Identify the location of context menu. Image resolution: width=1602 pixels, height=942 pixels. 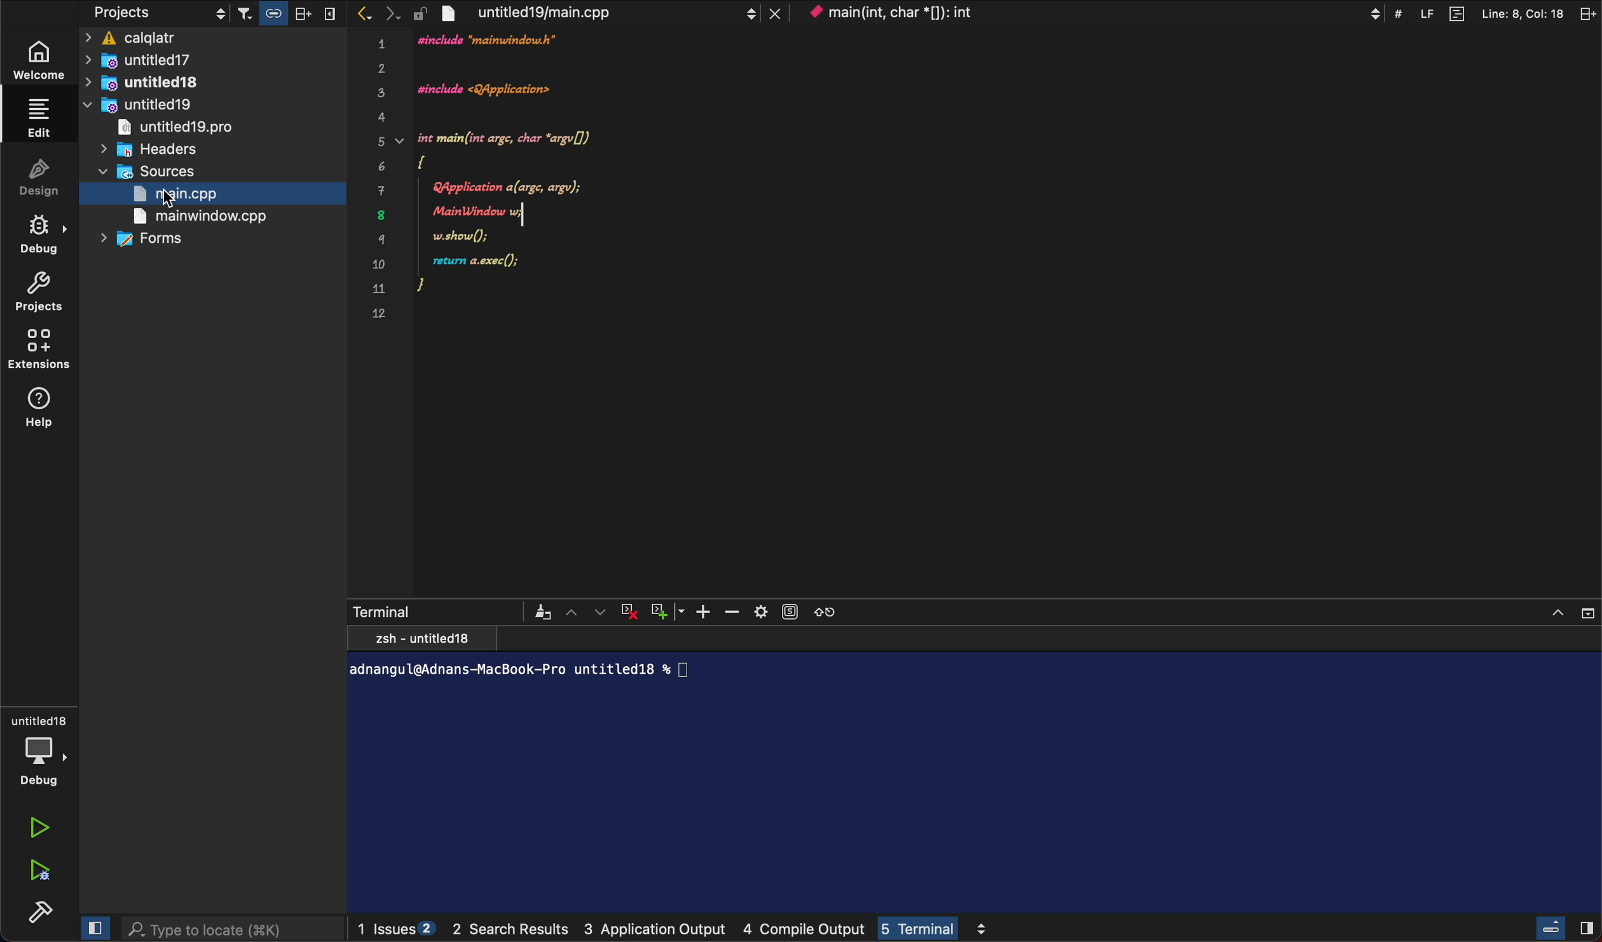
(1093, 13).